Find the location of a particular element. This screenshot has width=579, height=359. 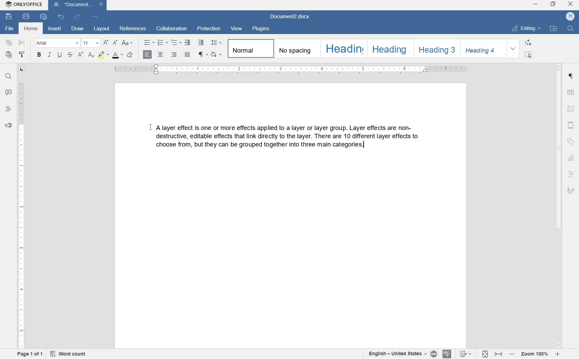

font name is located at coordinates (57, 43).